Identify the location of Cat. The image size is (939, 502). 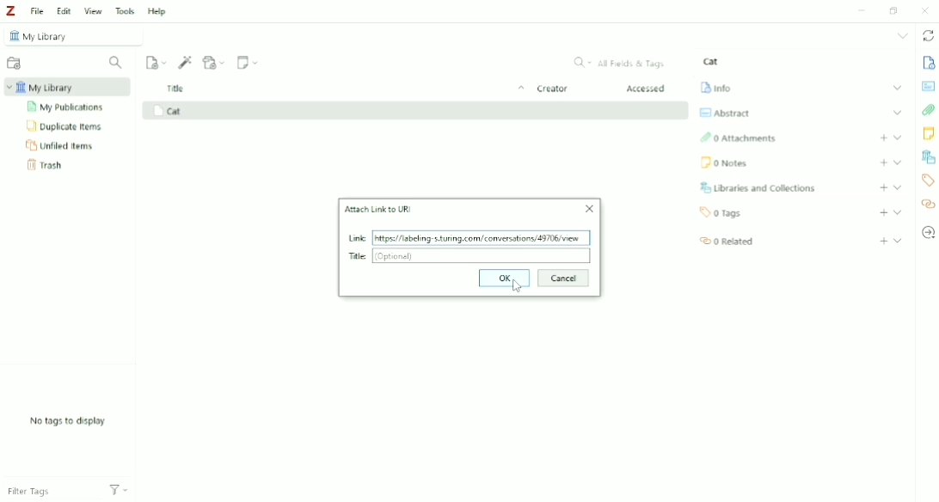
(711, 61).